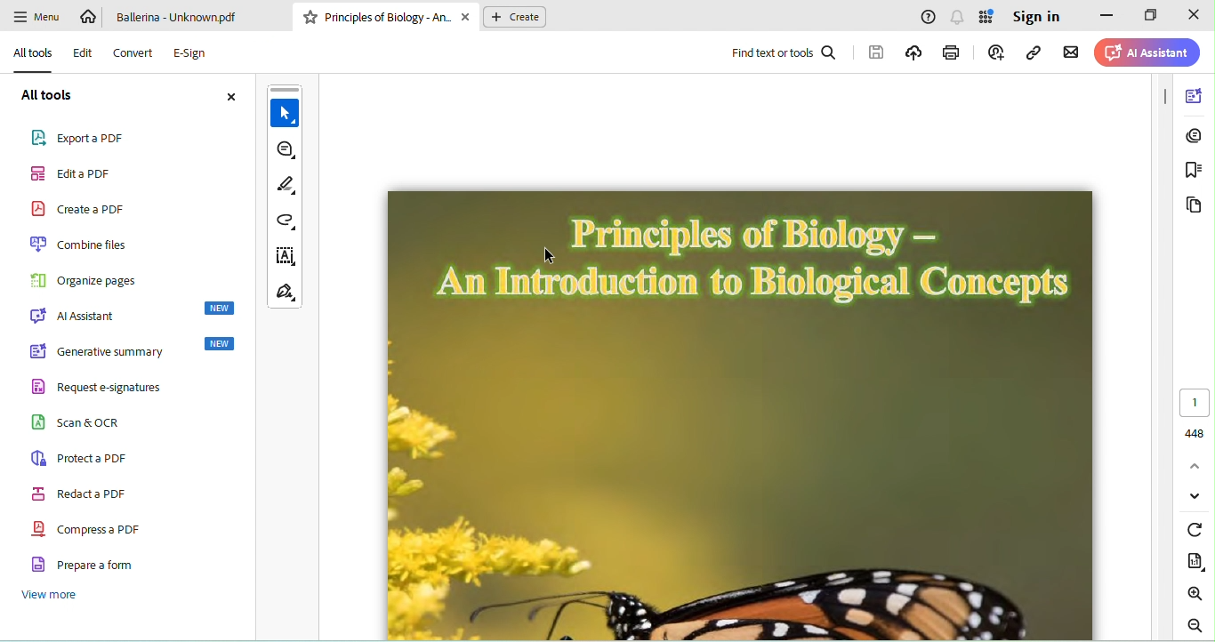 The image size is (1215, 642). Describe the element at coordinates (92, 528) in the screenshot. I see `compress a pdf` at that location.